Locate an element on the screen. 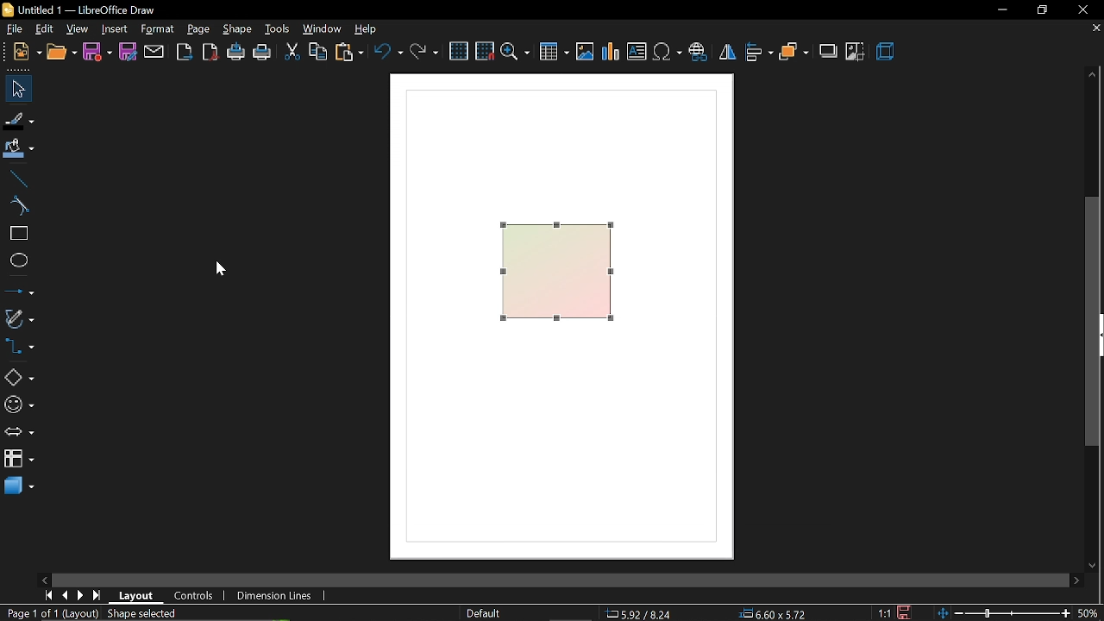  restore down is located at coordinates (1041, 9).